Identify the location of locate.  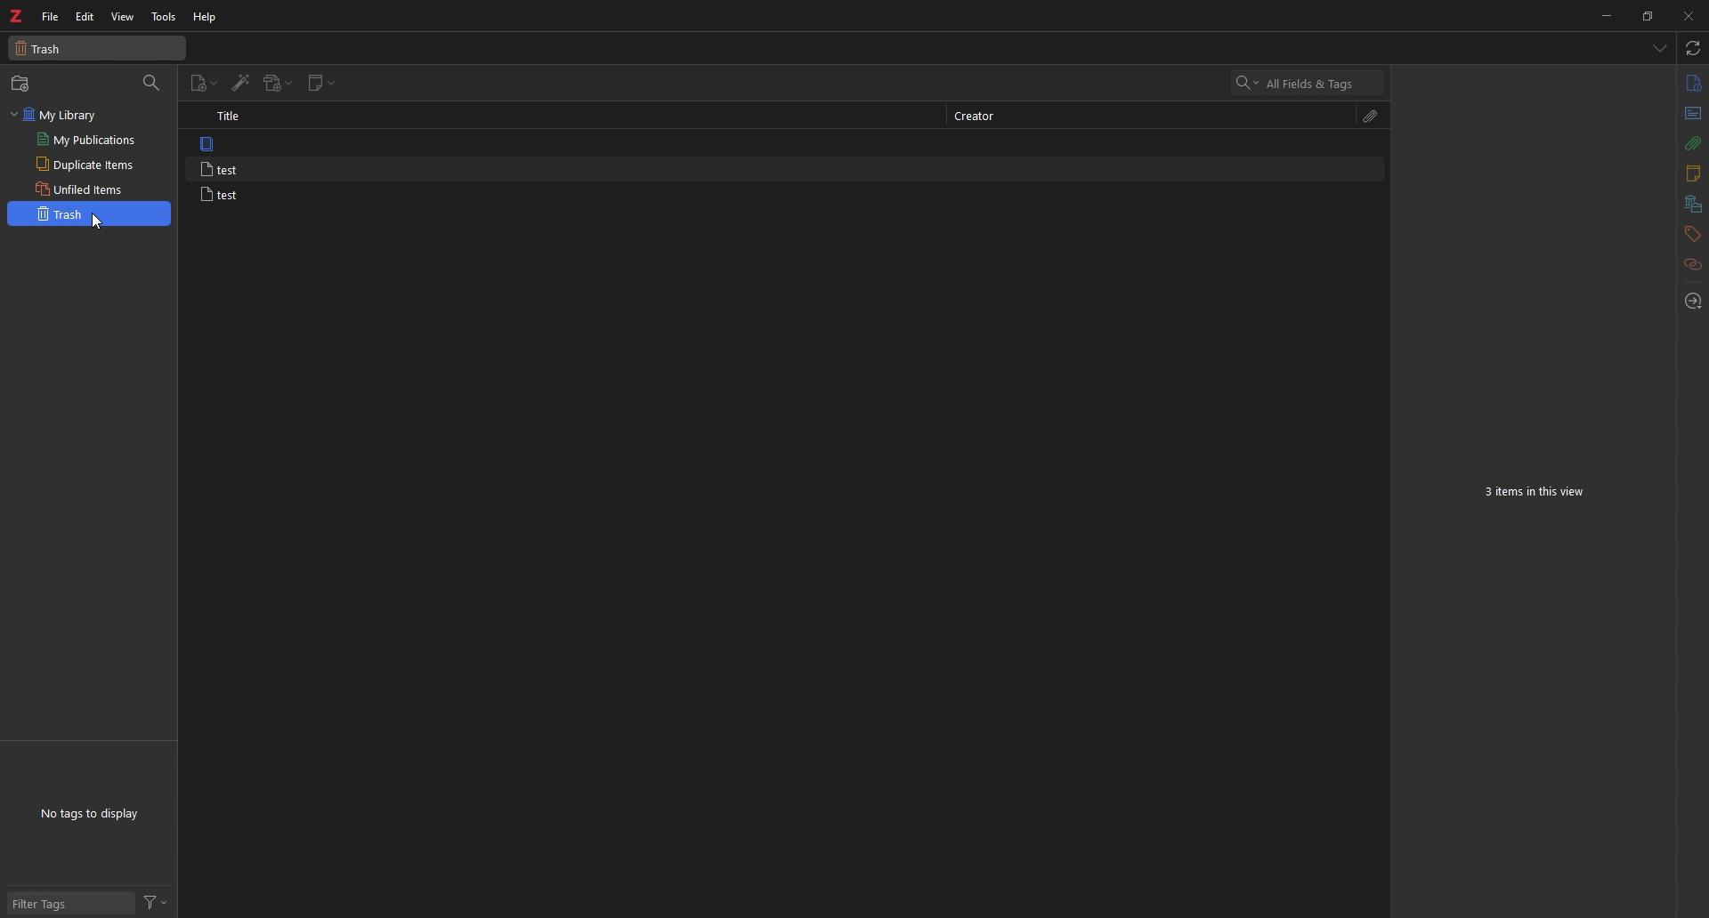
(1692, 301).